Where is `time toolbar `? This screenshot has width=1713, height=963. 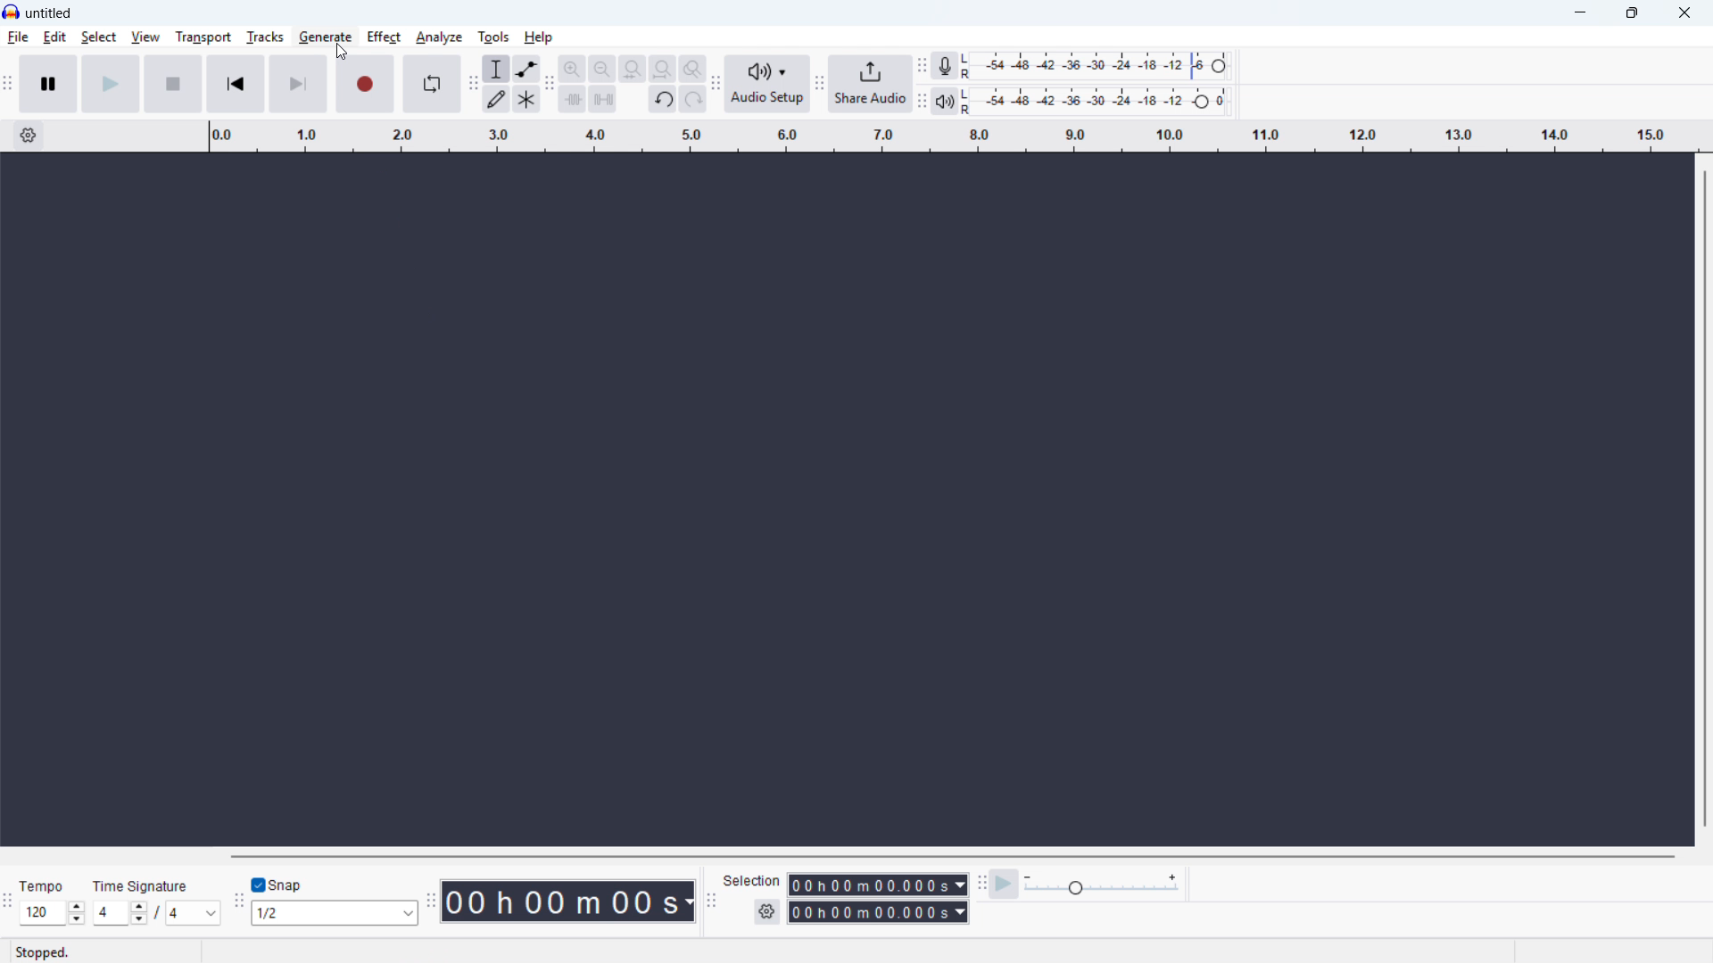
time toolbar  is located at coordinates (431, 901).